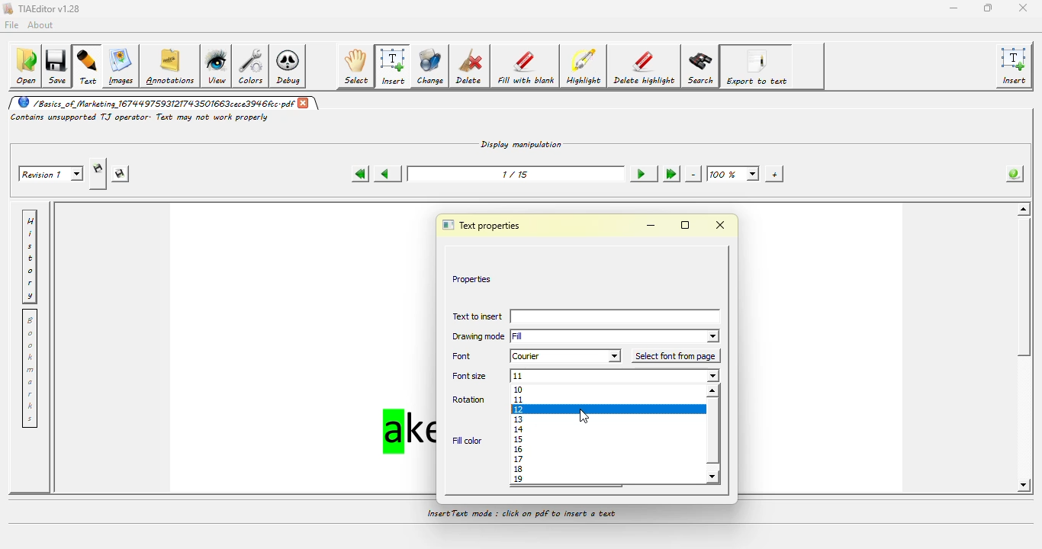  Describe the element at coordinates (733, 173) in the screenshot. I see `100%` at that location.